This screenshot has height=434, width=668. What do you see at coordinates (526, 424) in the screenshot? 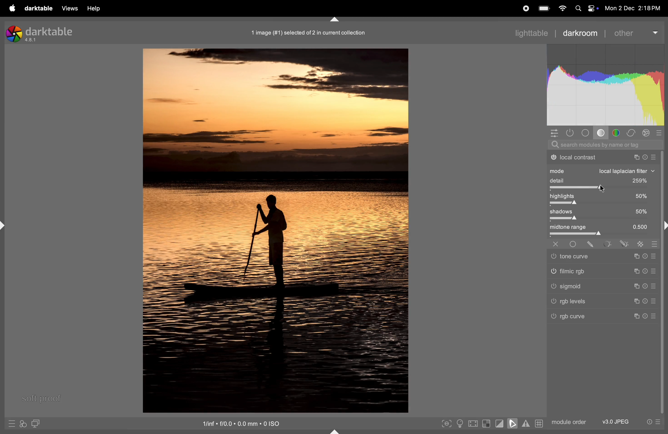
I see `toggle gamut checking` at bounding box center [526, 424].